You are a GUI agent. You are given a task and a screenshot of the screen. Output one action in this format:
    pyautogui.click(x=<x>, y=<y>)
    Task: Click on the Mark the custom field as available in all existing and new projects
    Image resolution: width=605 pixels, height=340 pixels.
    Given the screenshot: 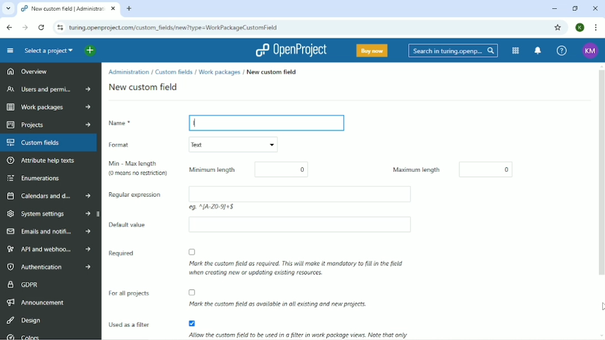 What is the action you would take?
    pyautogui.click(x=280, y=297)
    